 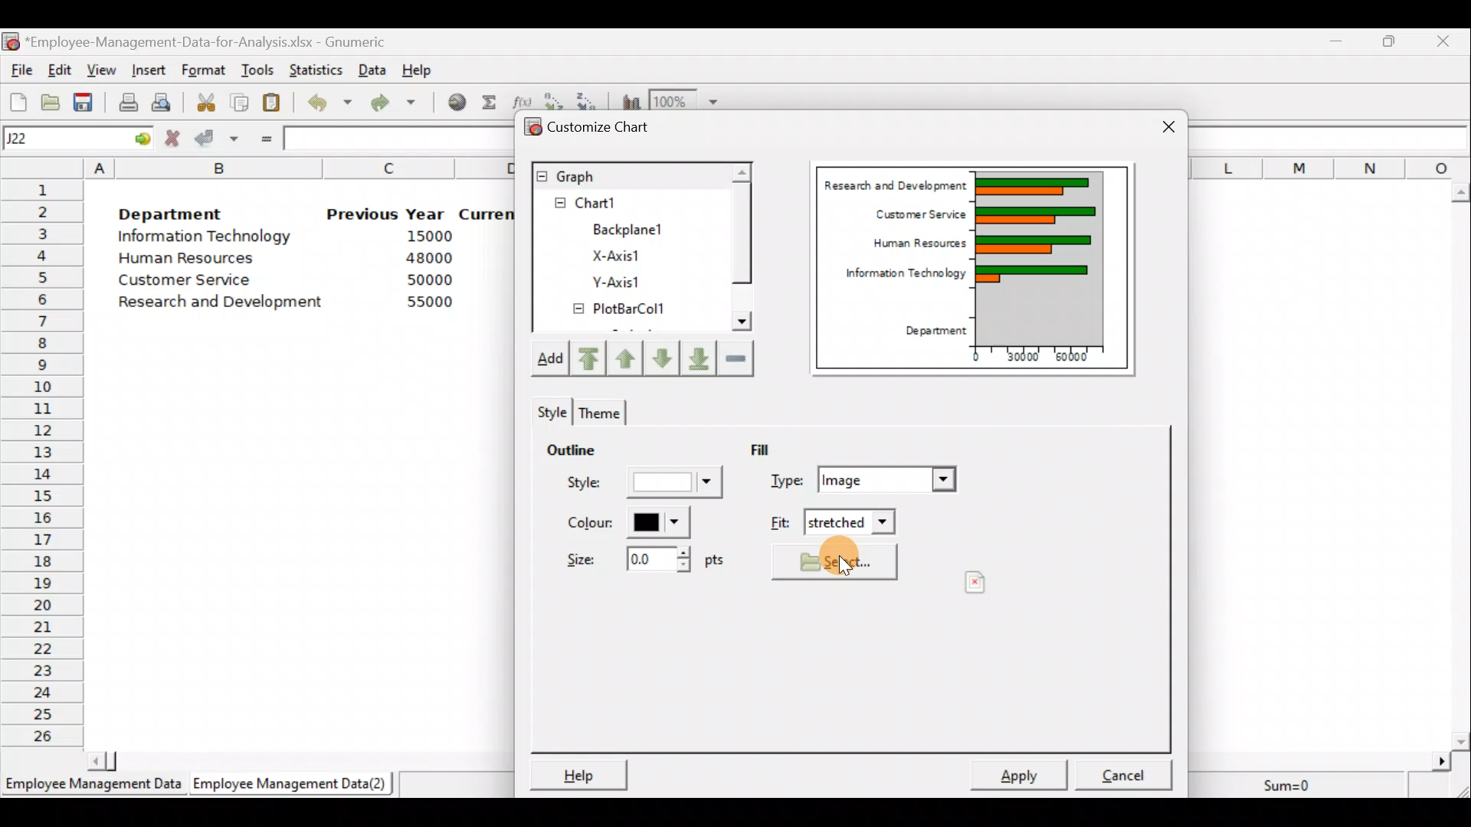 I want to click on Human Resources, so click(x=909, y=244).